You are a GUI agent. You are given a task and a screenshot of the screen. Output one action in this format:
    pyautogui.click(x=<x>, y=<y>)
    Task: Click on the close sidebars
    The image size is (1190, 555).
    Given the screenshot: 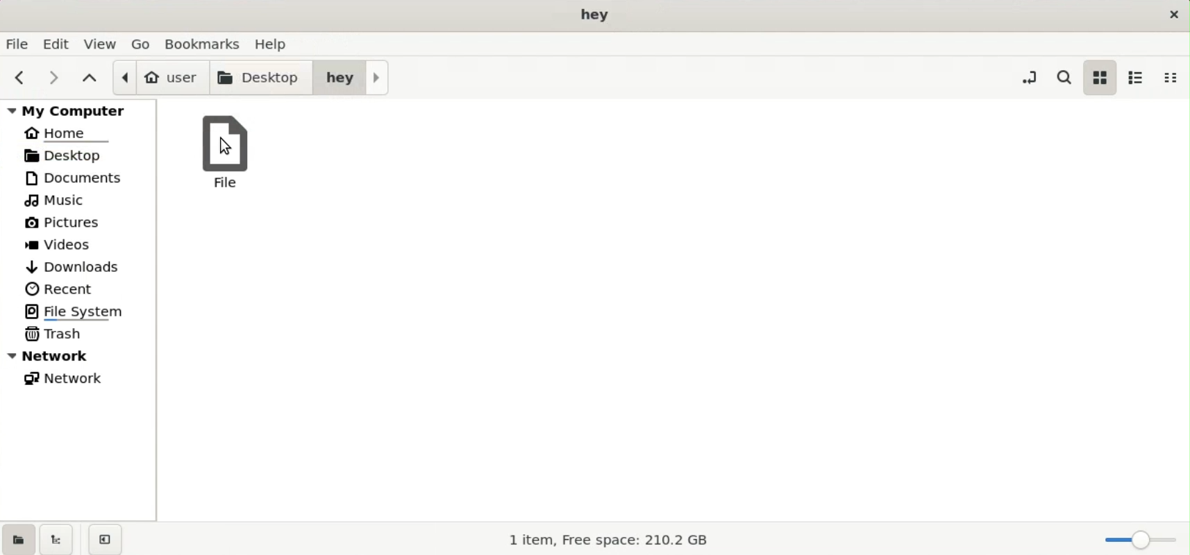 What is the action you would take?
    pyautogui.click(x=105, y=538)
    